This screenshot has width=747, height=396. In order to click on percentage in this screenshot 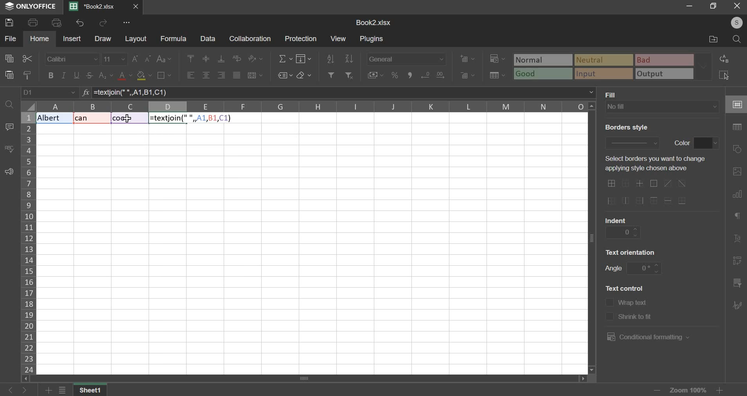, I will do `click(394, 75)`.